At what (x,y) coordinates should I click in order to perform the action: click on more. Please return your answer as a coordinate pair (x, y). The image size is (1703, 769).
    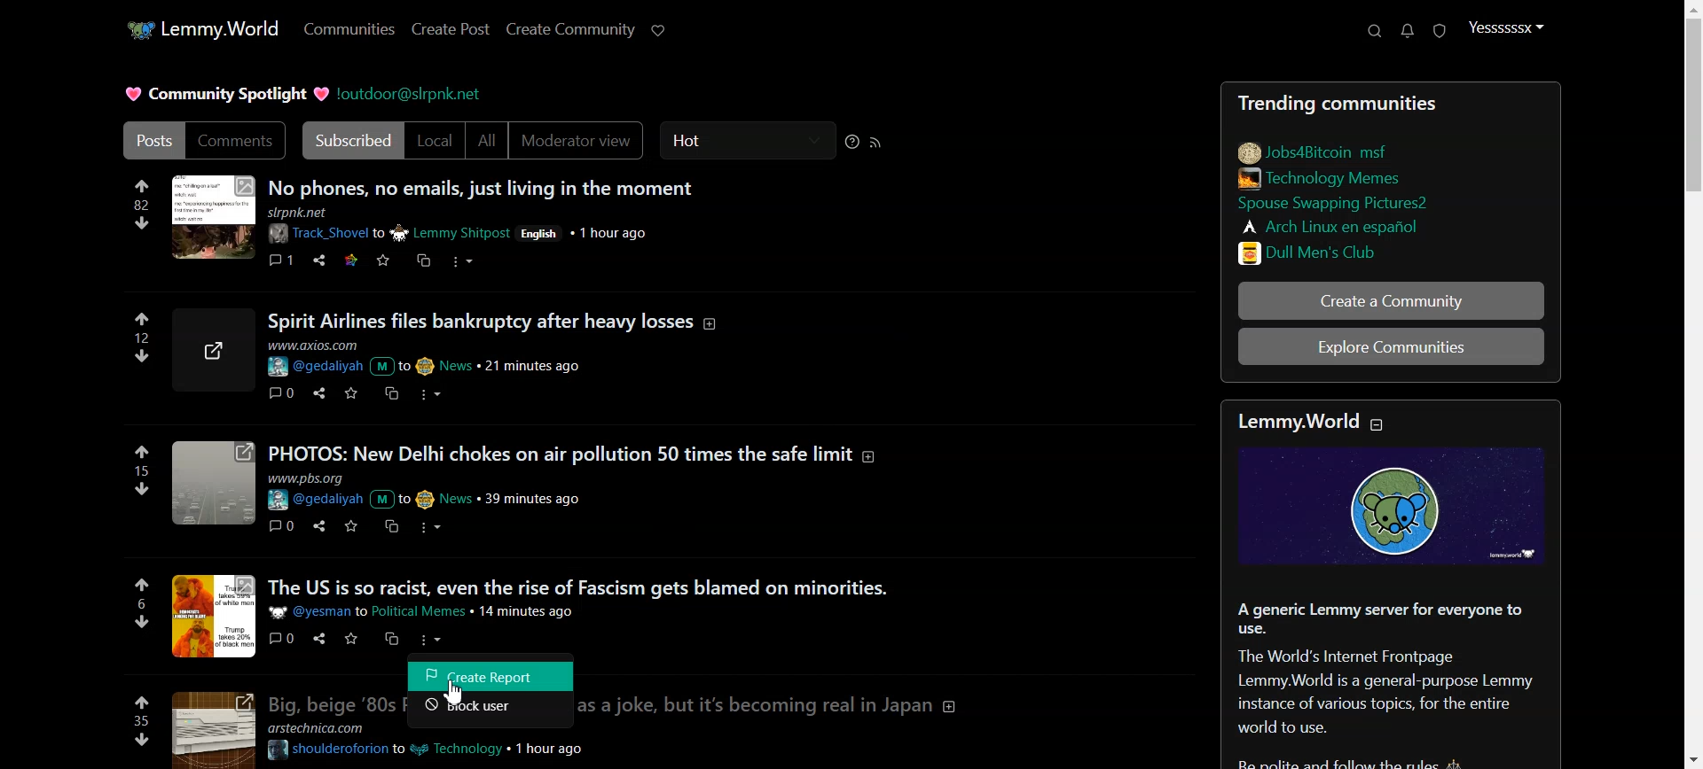
    Looking at the image, I should click on (433, 640).